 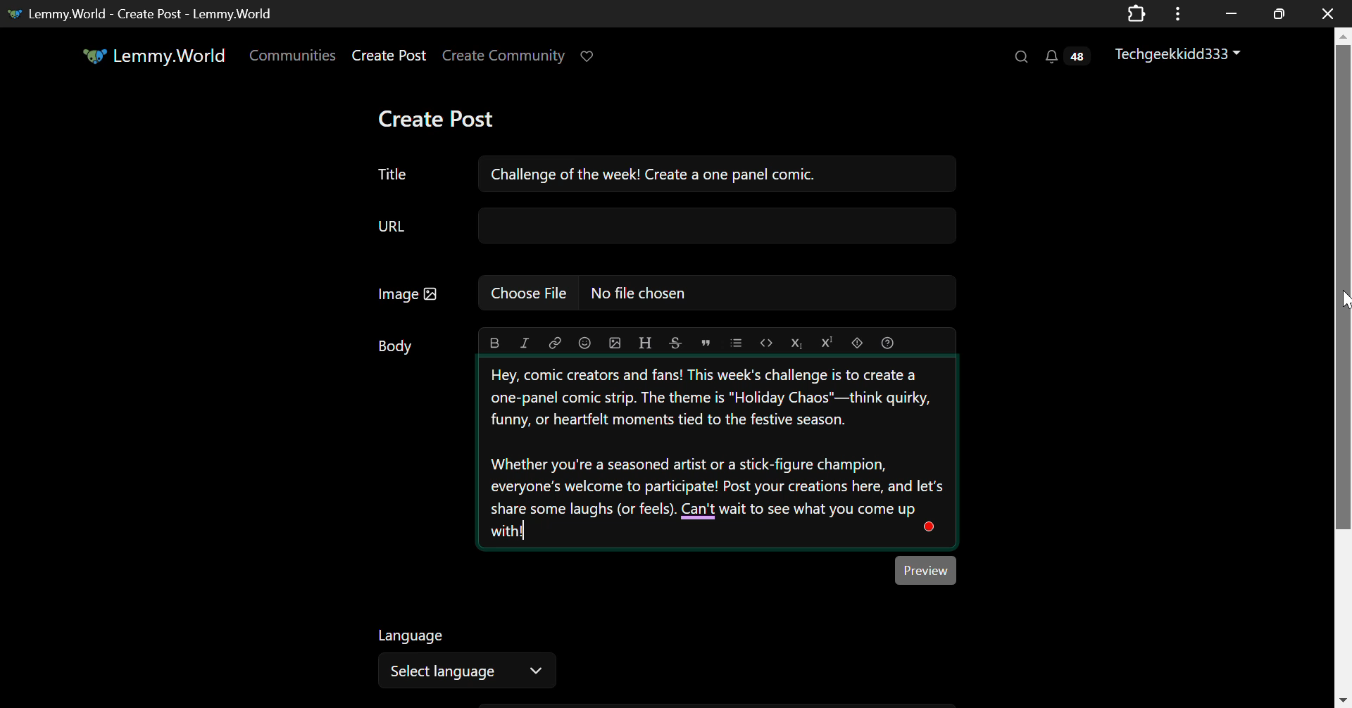 I want to click on URL, so click(x=664, y=229).